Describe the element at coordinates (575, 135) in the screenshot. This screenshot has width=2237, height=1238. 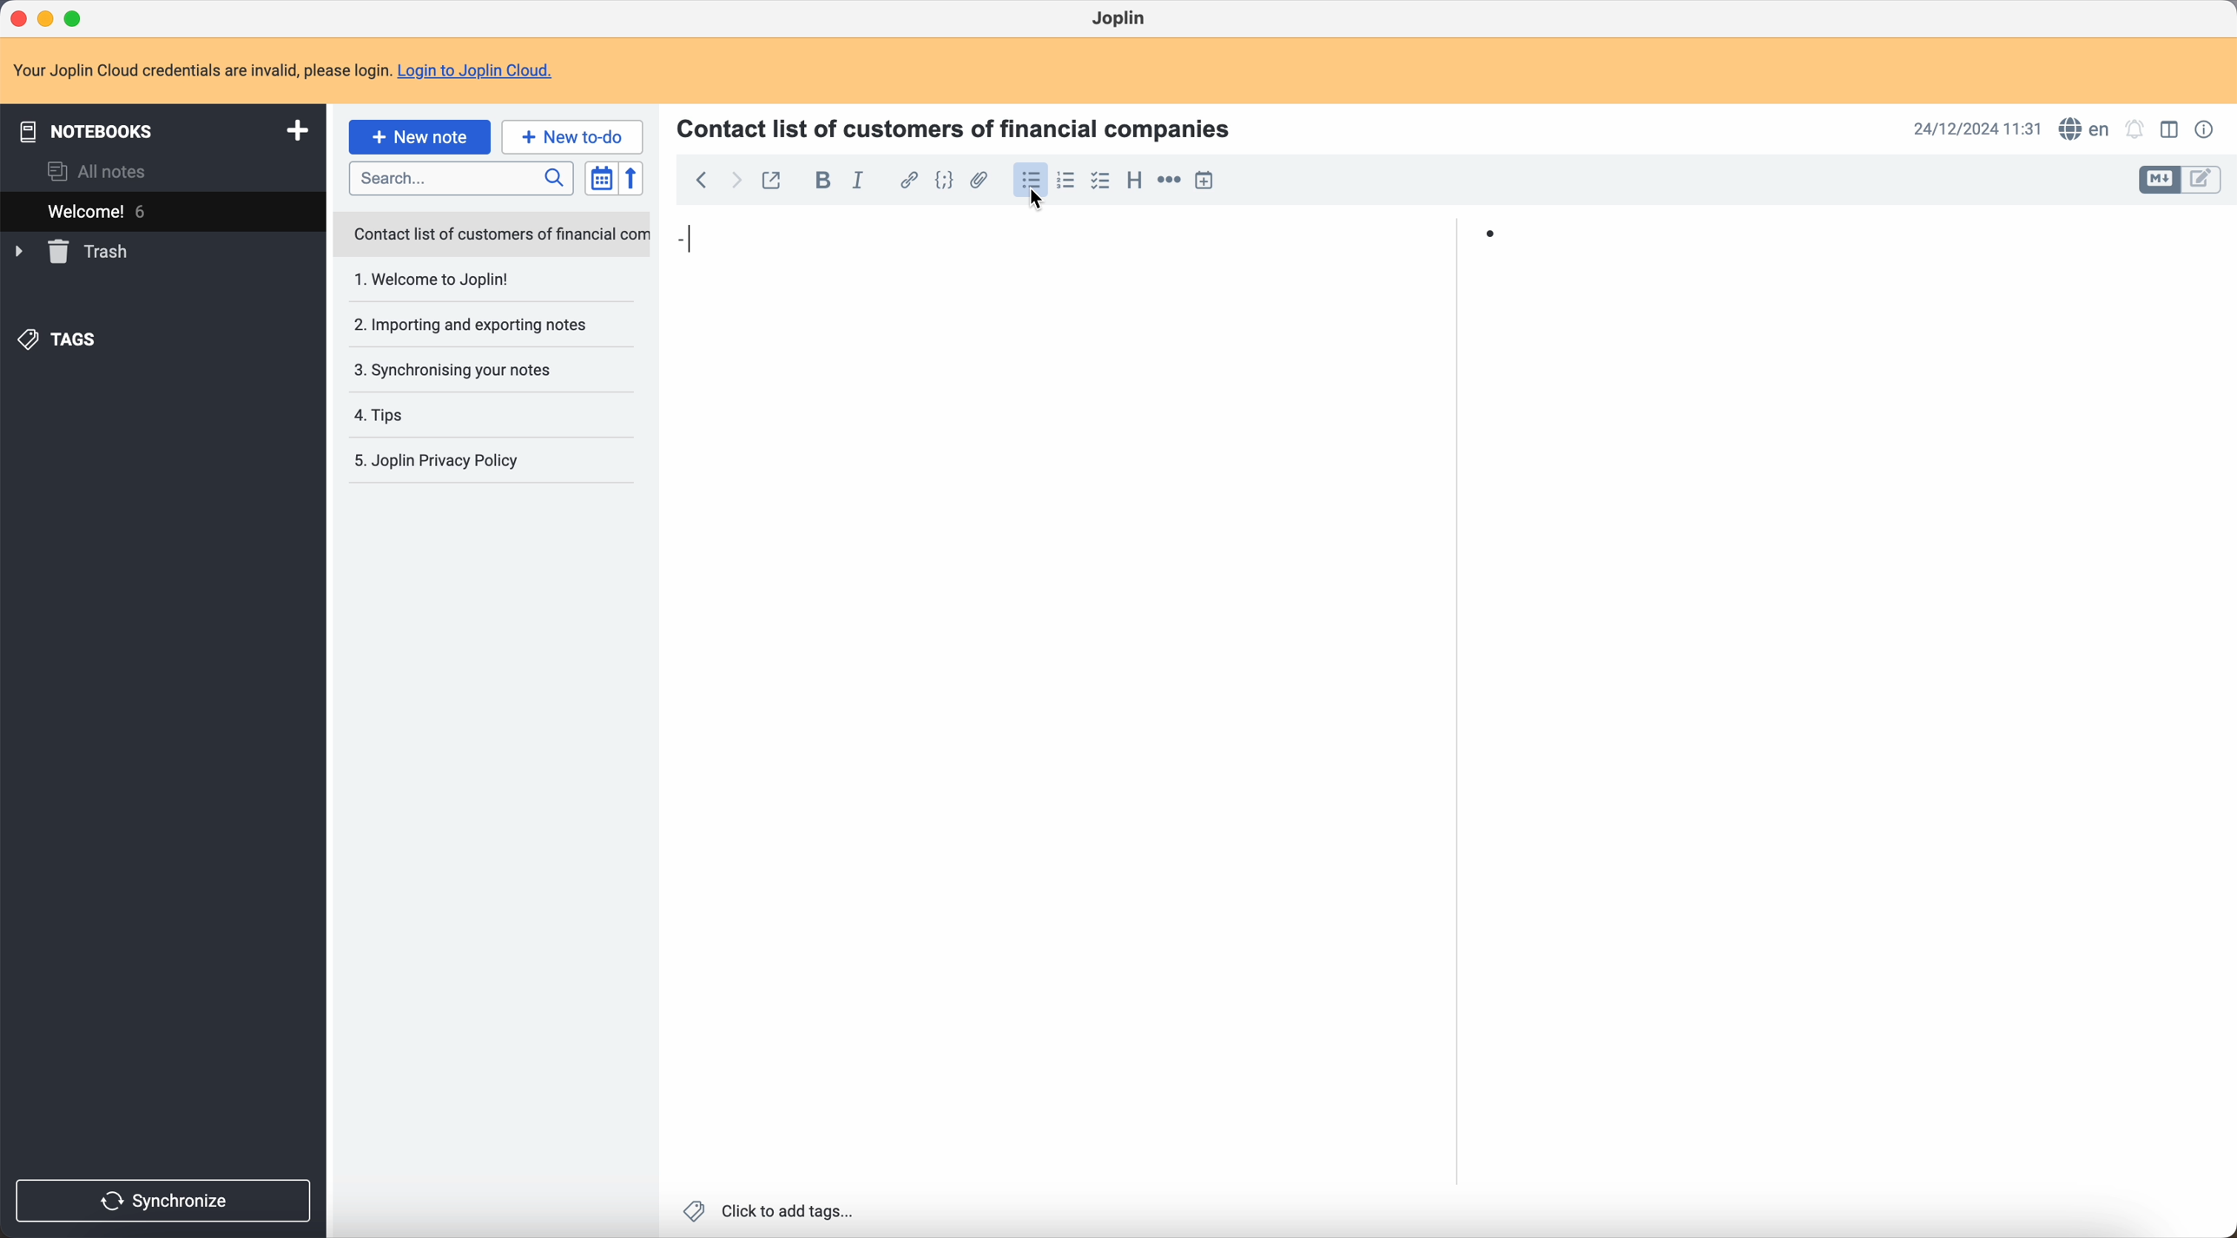
I see `new to-do` at that location.